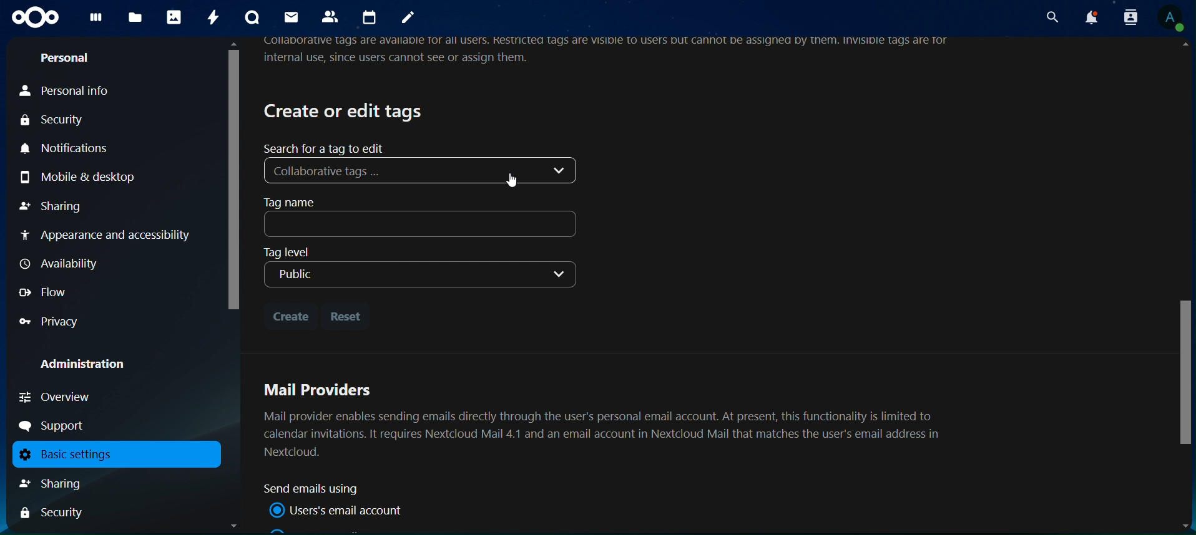  What do you see at coordinates (300, 251) in the screenshot?
I see `tag level` at bounding box center [300, 251].